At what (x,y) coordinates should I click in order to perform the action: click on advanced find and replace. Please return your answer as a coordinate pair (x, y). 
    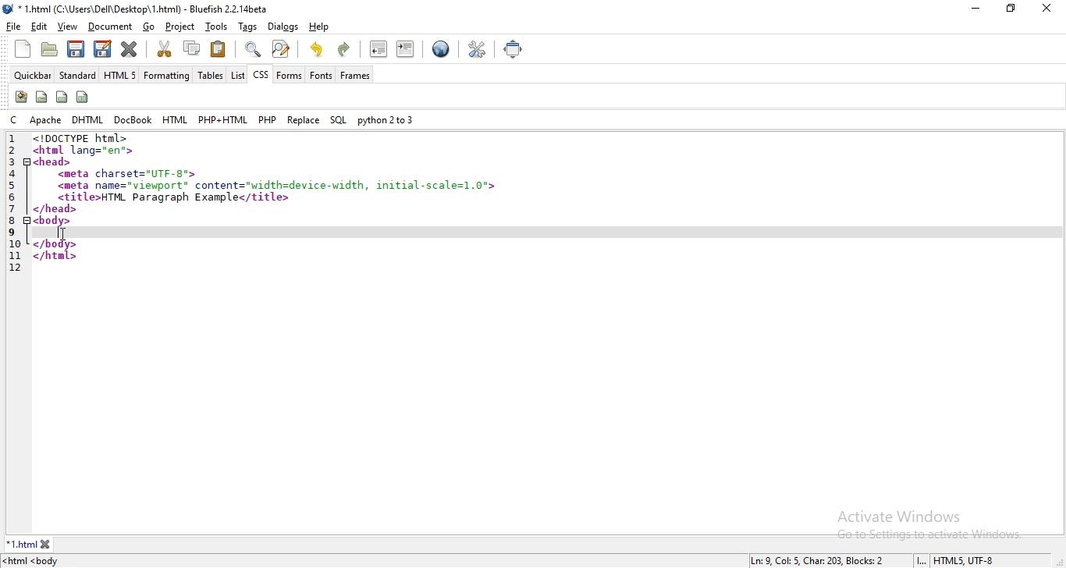
    Looking at the image, I should click on (282, 49).